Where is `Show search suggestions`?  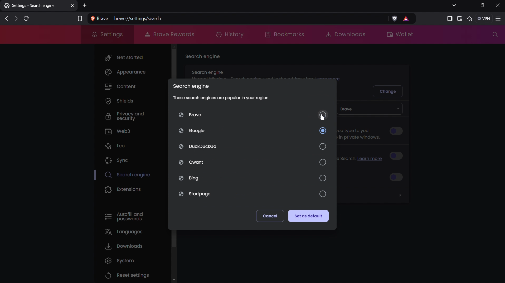
Show search suggestions is located at coordinates (361, 131).